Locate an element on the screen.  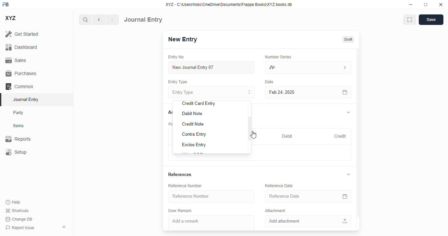
entry no is located at coordinates (176, 57).